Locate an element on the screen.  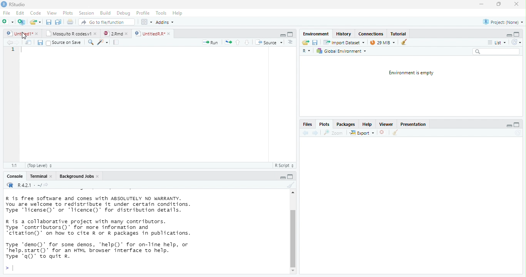
scrollbar down is located at coordinates (293, 271).